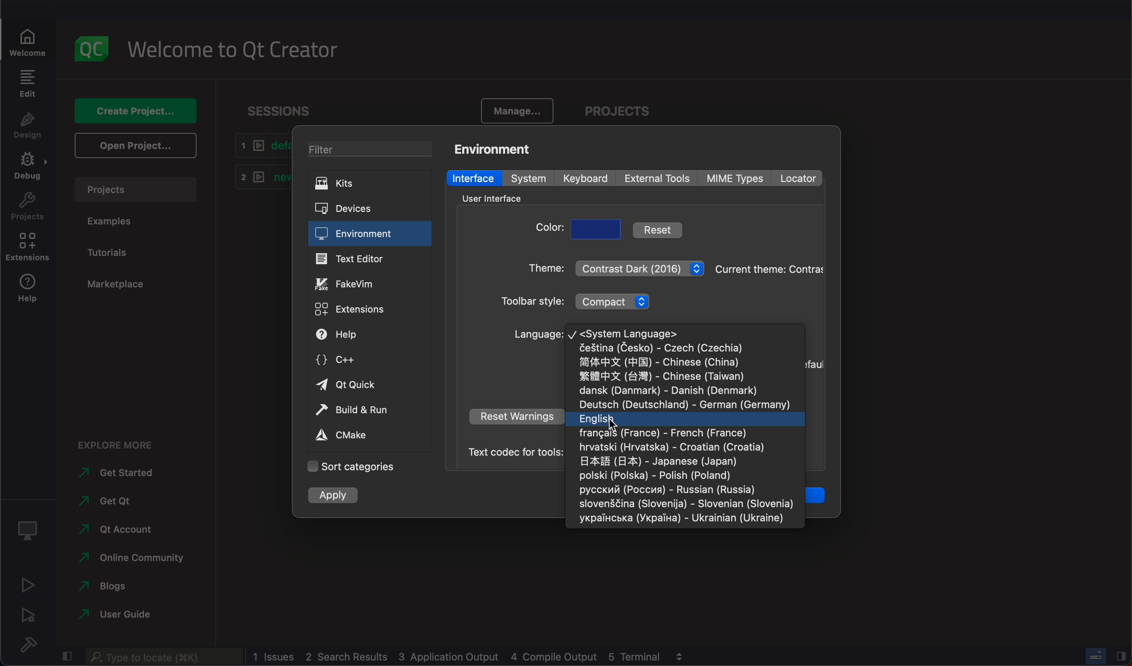 This screenshot has width=1132, height=666. What do you see at coordinates (115, 249) in the screenshot?
I see `tutorials` at bounding box center [115, 249].